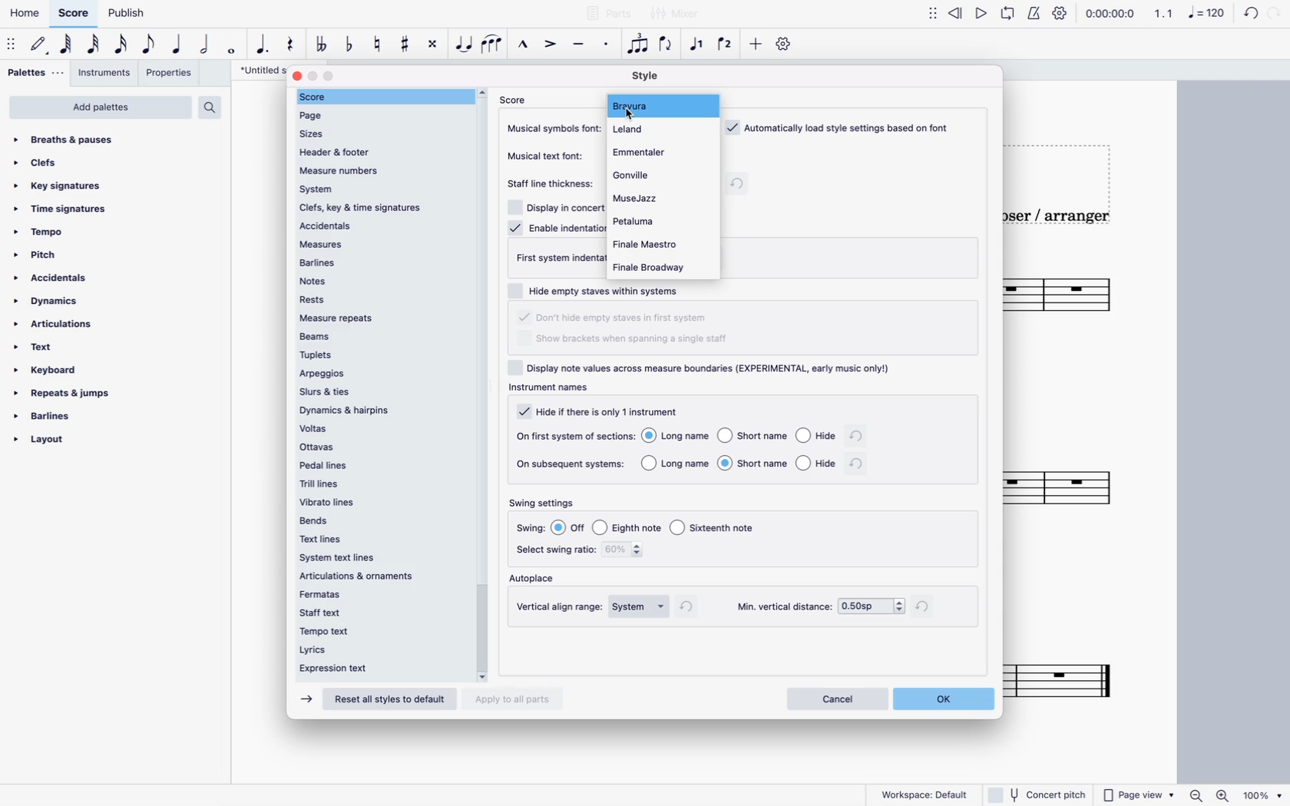 Image resolution: width=1290 pixels, height=806 pixels. What do you see at coordinates (382, 150) in the screenshot?
I see `header & footer` at bounding box center [382, 150].